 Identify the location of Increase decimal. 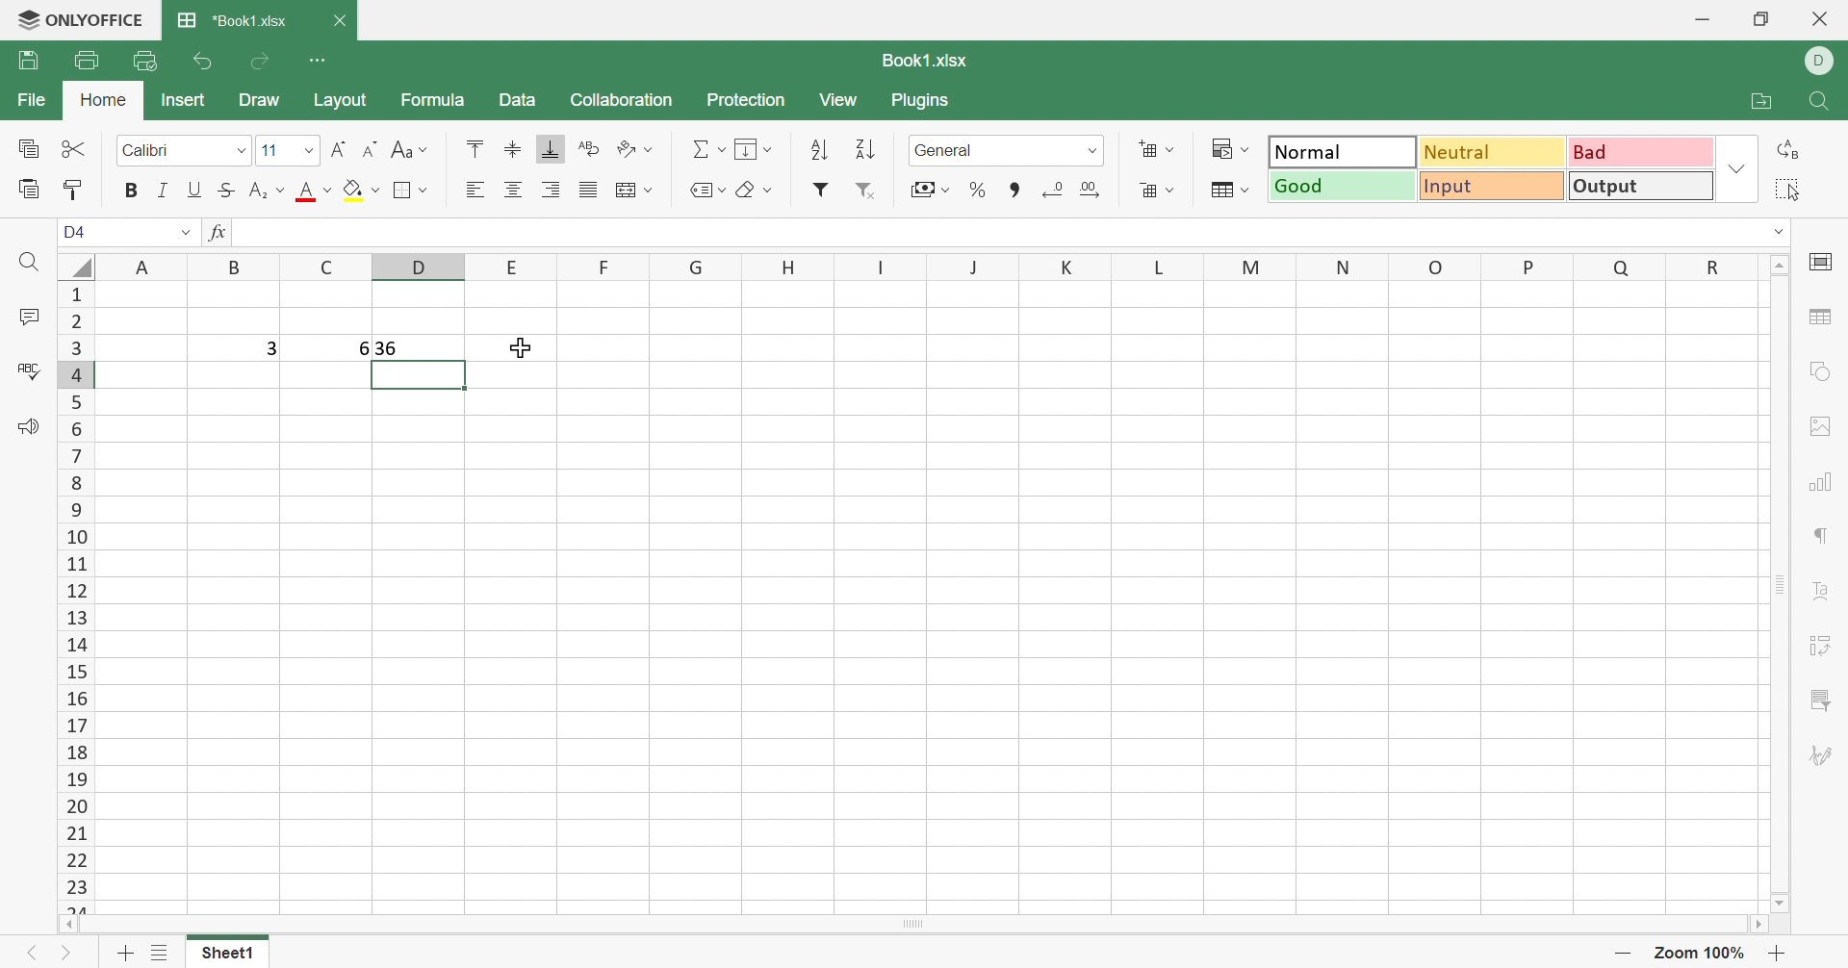
(1091, 191).